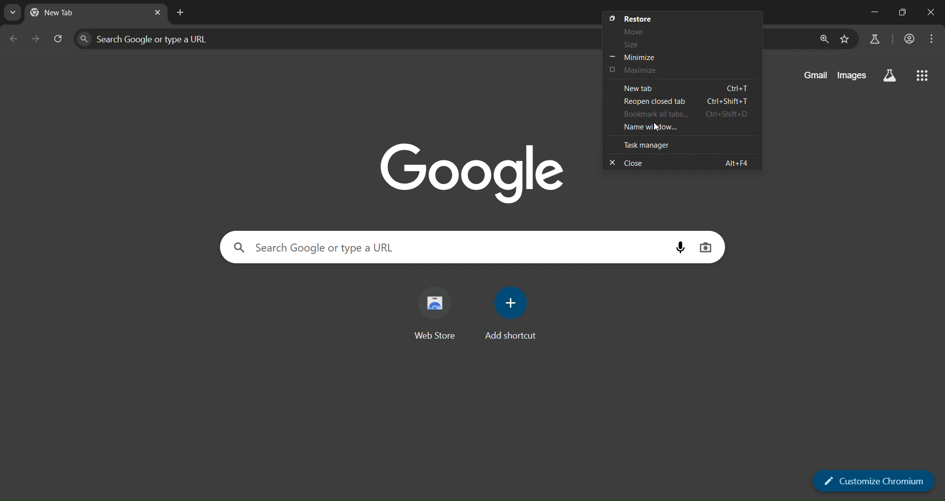  Describe the element at coordinates (467, 170) in the screenshot. I see `Google logo` at that location.